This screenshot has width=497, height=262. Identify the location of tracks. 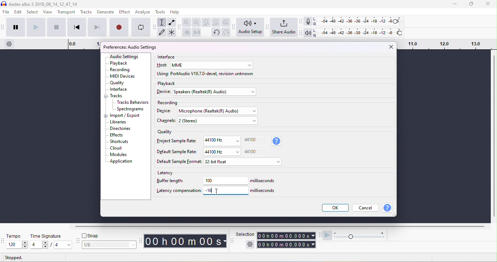
(86, 12).